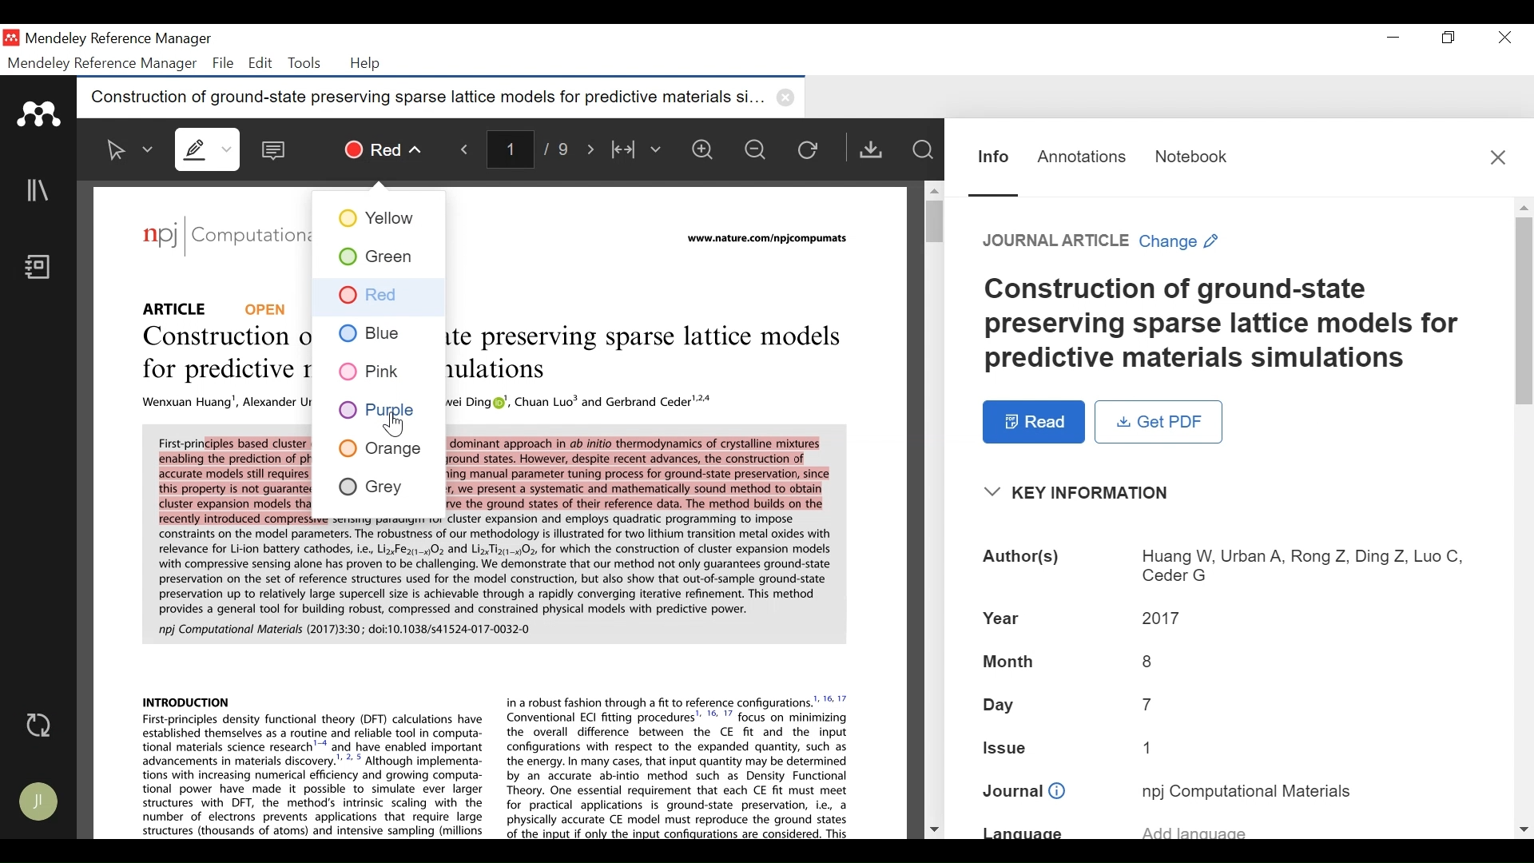 Image resolution: width=1534 pixels, height=863 pixels. I want to click on Restore, so click(1449, 38).